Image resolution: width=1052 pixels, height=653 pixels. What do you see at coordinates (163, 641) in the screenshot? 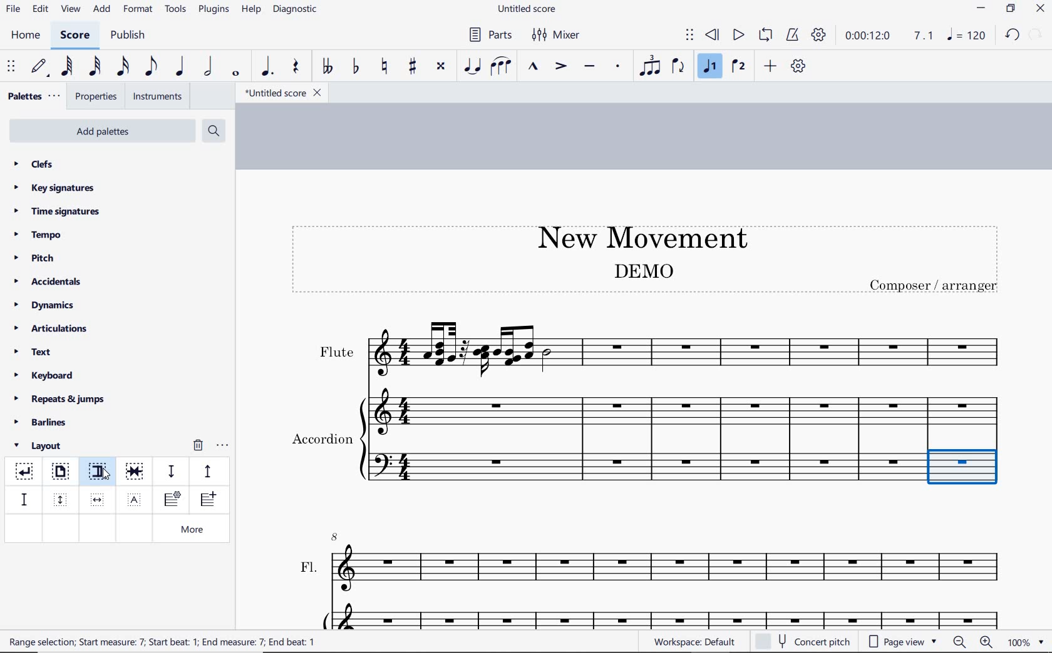
I see `text` at bounding box center [163, 641].